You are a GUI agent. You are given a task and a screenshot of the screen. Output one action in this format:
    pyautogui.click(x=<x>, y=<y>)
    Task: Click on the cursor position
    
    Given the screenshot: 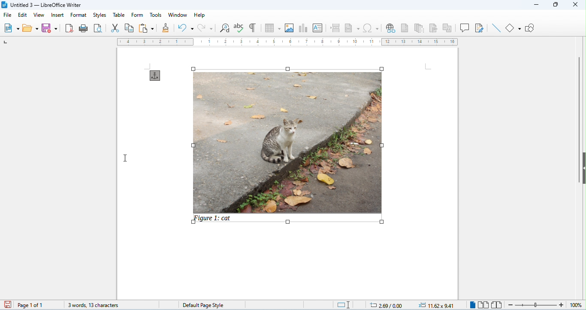 What is the action you would take?
    pyautogui.click(x=382, y=304)
    